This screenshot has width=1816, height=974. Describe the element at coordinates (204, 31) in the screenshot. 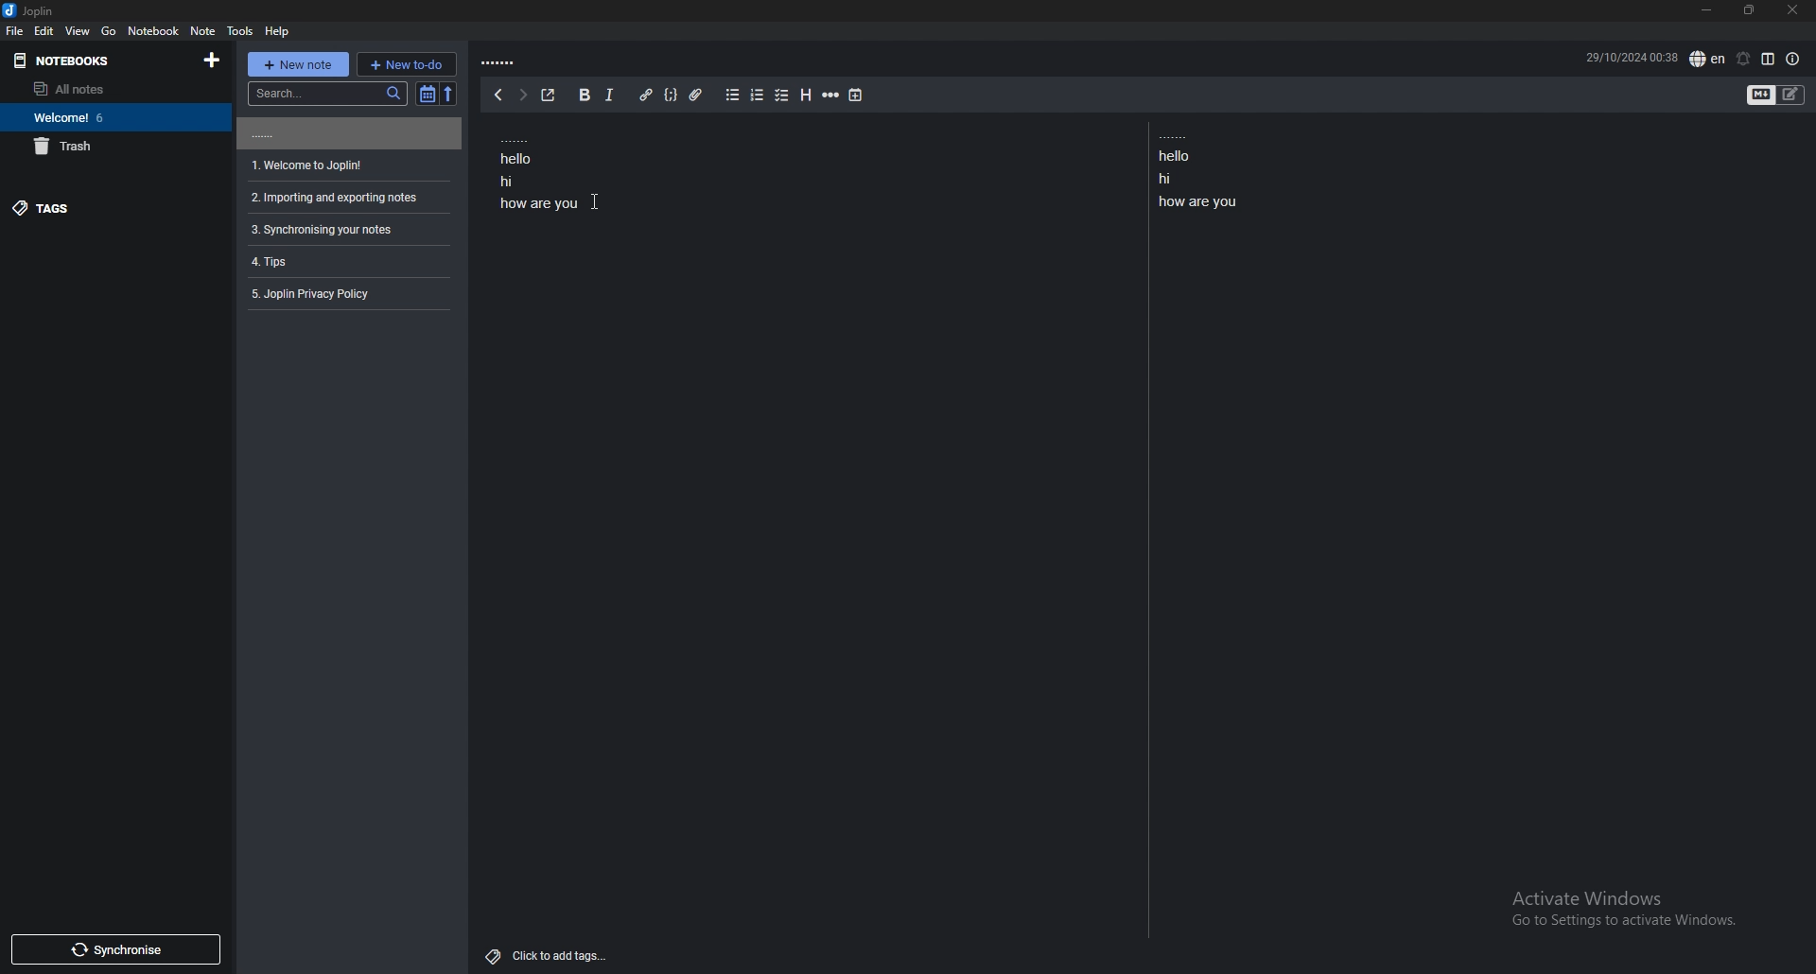

I see `note` at that location.